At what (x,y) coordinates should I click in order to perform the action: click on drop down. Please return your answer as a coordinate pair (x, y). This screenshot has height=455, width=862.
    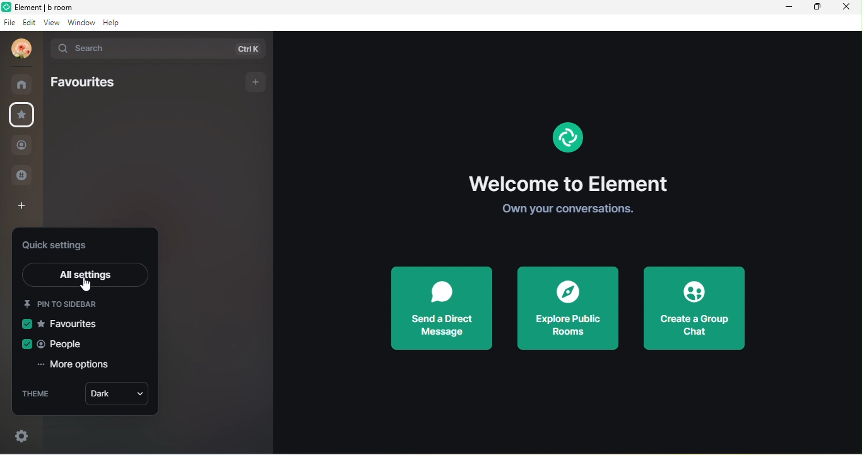
    Looking at the image, I should click on (44, 50).